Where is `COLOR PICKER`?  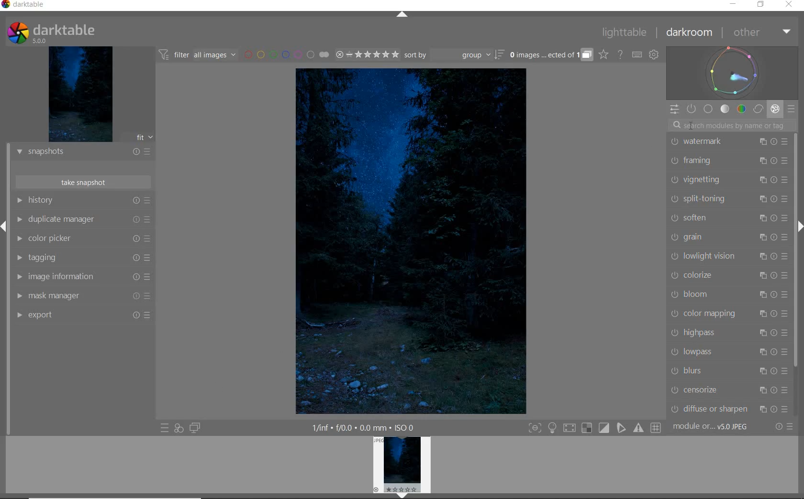
COLOR PICKER is located at coordinates (83, 239).